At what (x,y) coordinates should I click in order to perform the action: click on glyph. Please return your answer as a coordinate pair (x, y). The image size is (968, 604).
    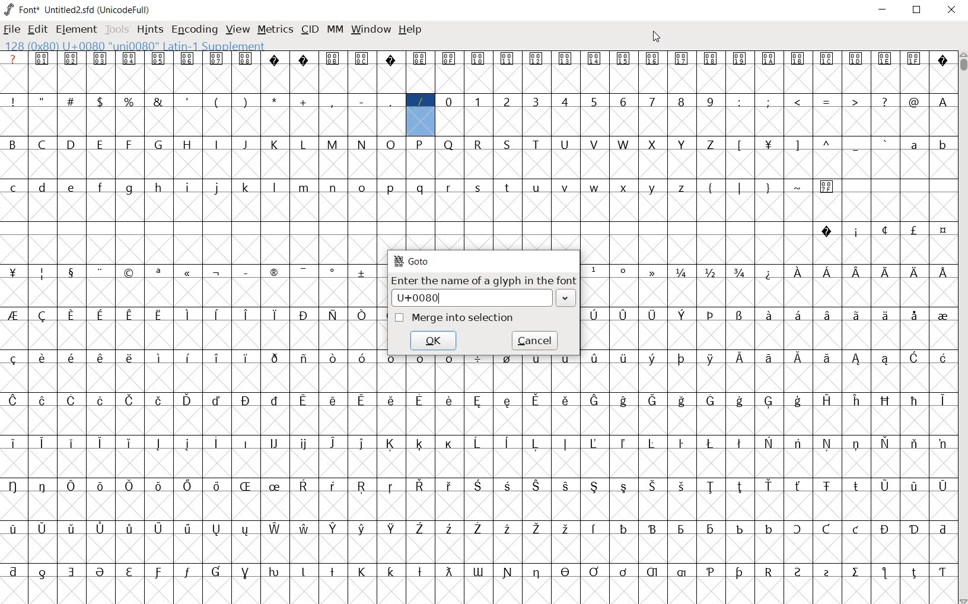
    Looking at the image, I should click on (128, 189).